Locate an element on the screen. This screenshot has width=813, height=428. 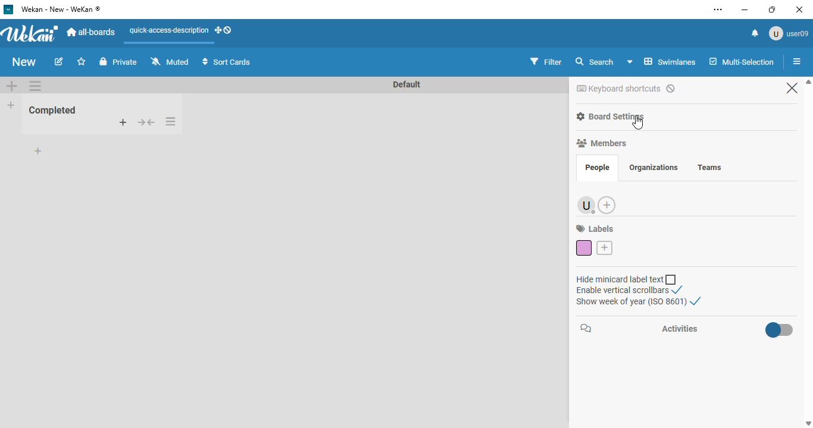
teams is located at coordinates (709, 168).